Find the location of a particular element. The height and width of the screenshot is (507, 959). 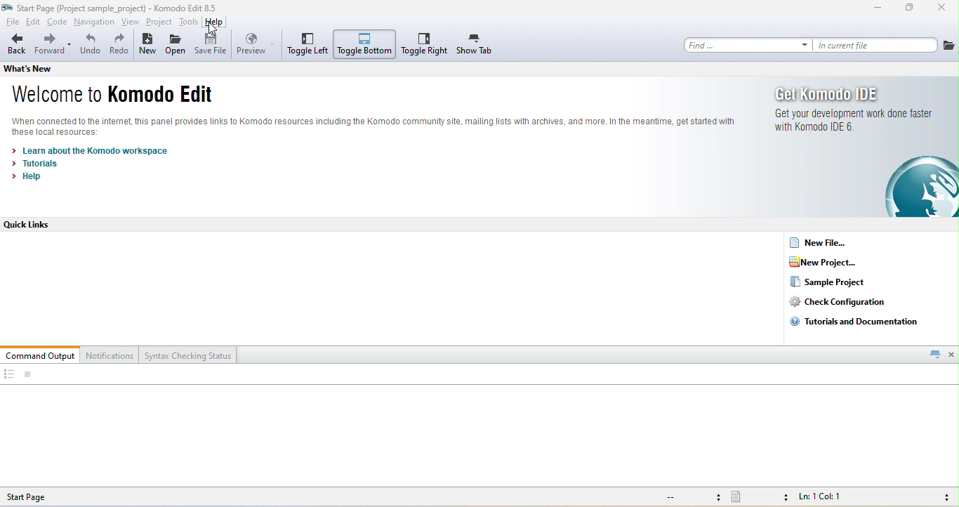

terminate is located at coordinates (28, 375).